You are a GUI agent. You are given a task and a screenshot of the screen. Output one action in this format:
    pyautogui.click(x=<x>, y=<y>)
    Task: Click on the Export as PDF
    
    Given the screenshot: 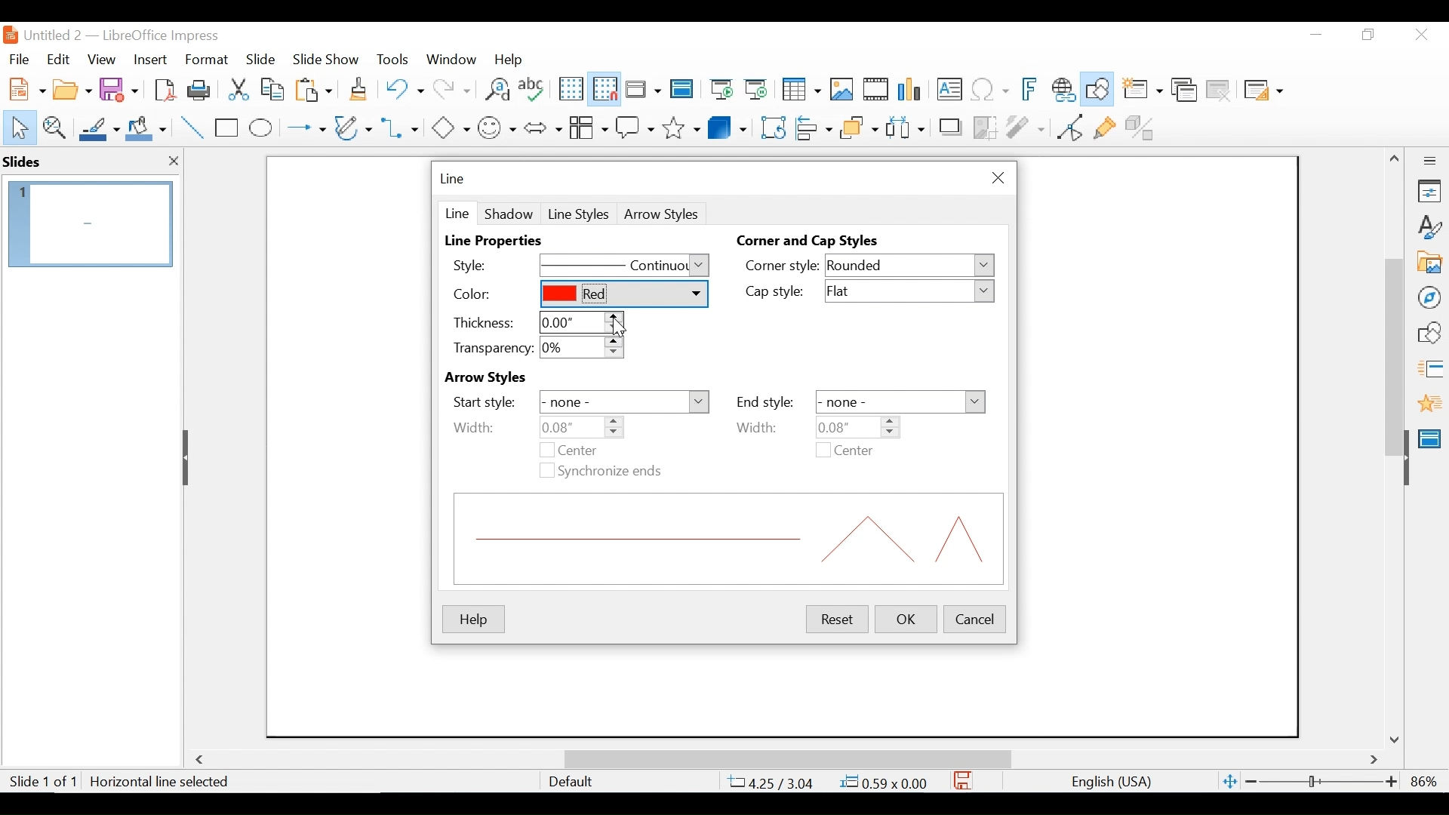 What is the action you would take?
    pyautogui.click(x=165, y=88)
    